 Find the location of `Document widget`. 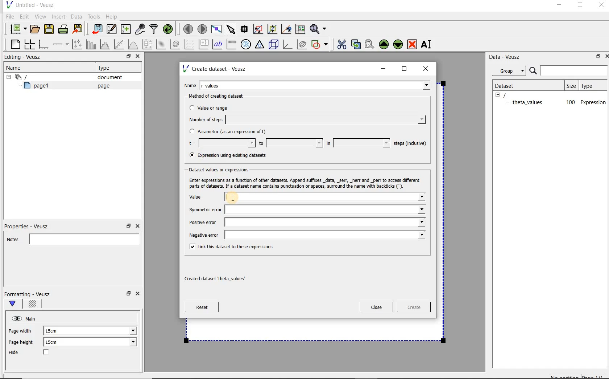

Document widget is located at coordinates (34, 77).